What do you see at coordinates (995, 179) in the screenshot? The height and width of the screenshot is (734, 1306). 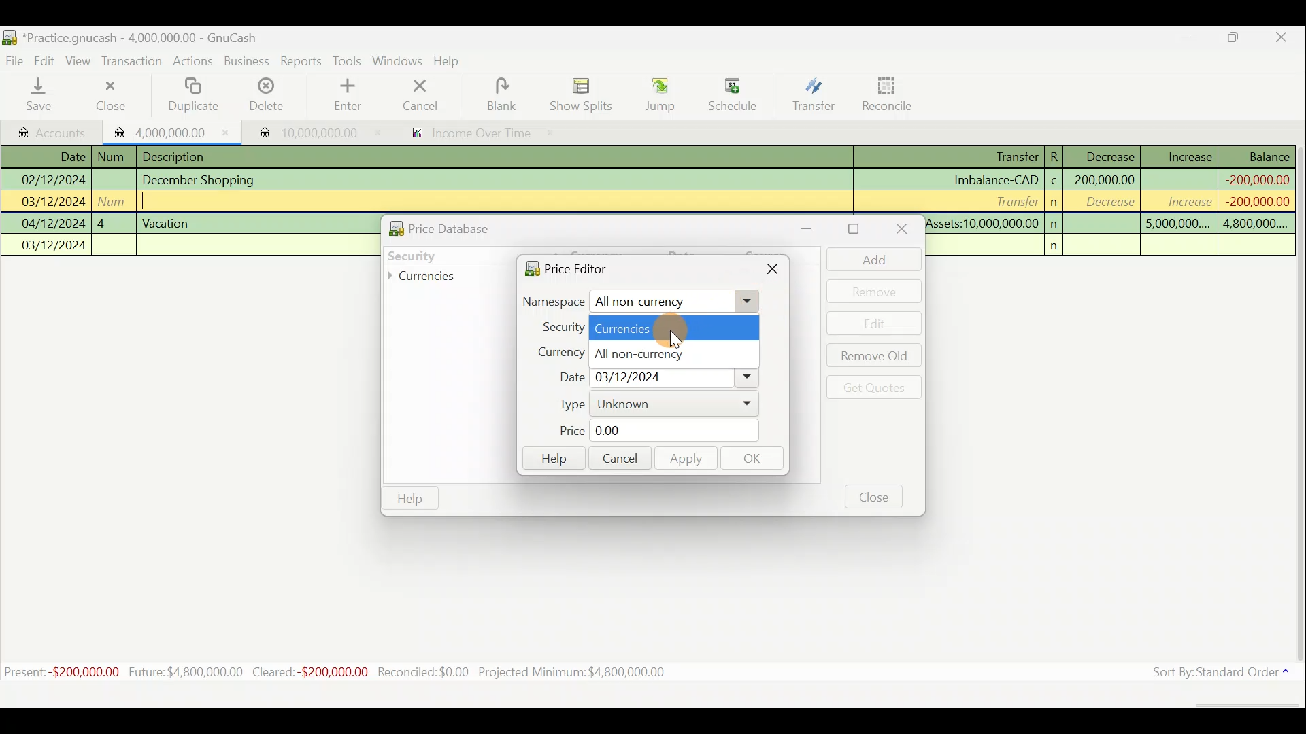 I see `Imbalance-CAD` at bounding box center [995, 179].